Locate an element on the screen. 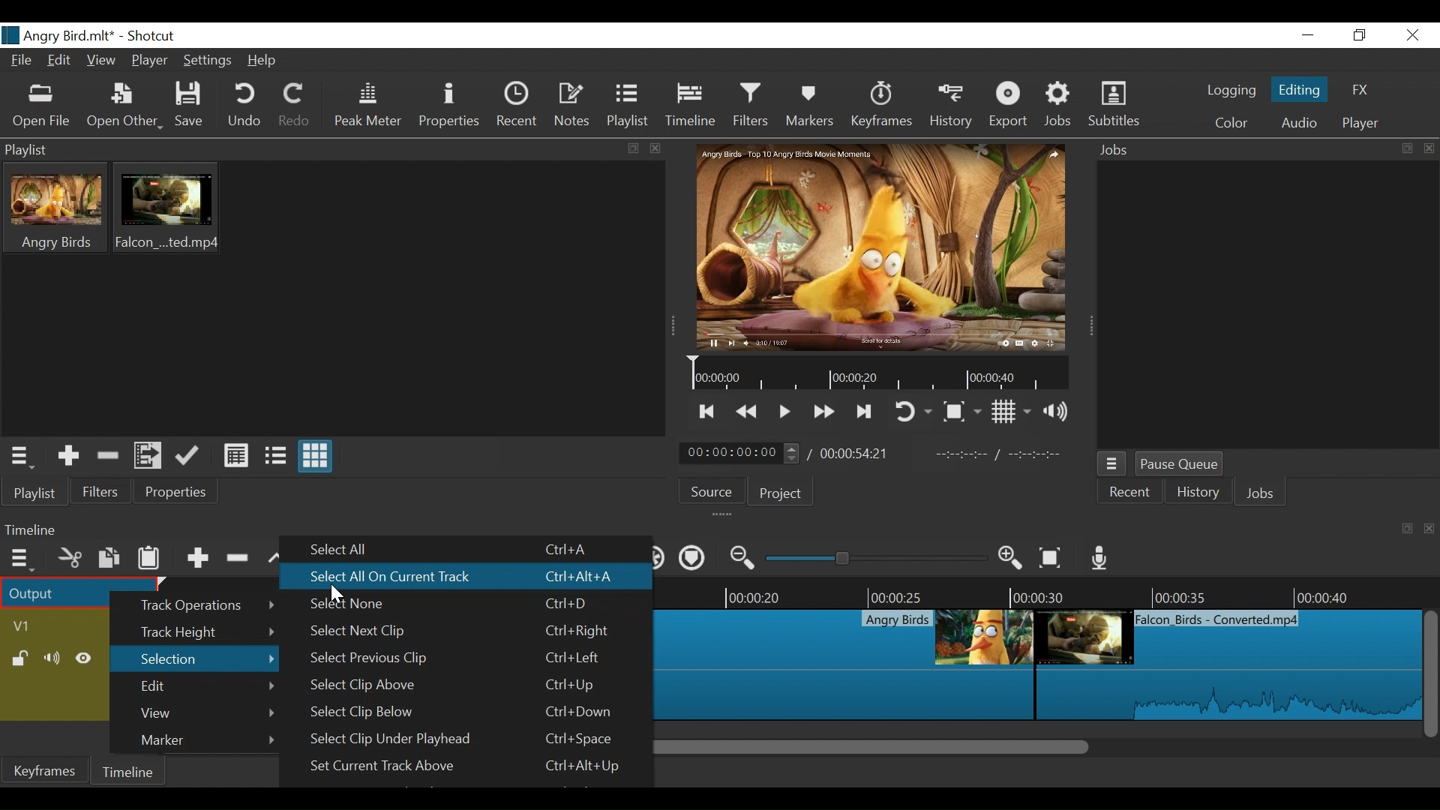 This screenshot has width=1440, height=810. Set Current Track Aboe is located at coordinates (475, 767).